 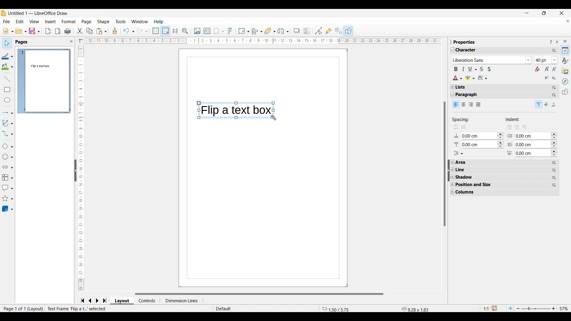 What do you see at coordinates (7, 133) in the screenshot?
I see `Connector options` at bounding box center [7, 133].